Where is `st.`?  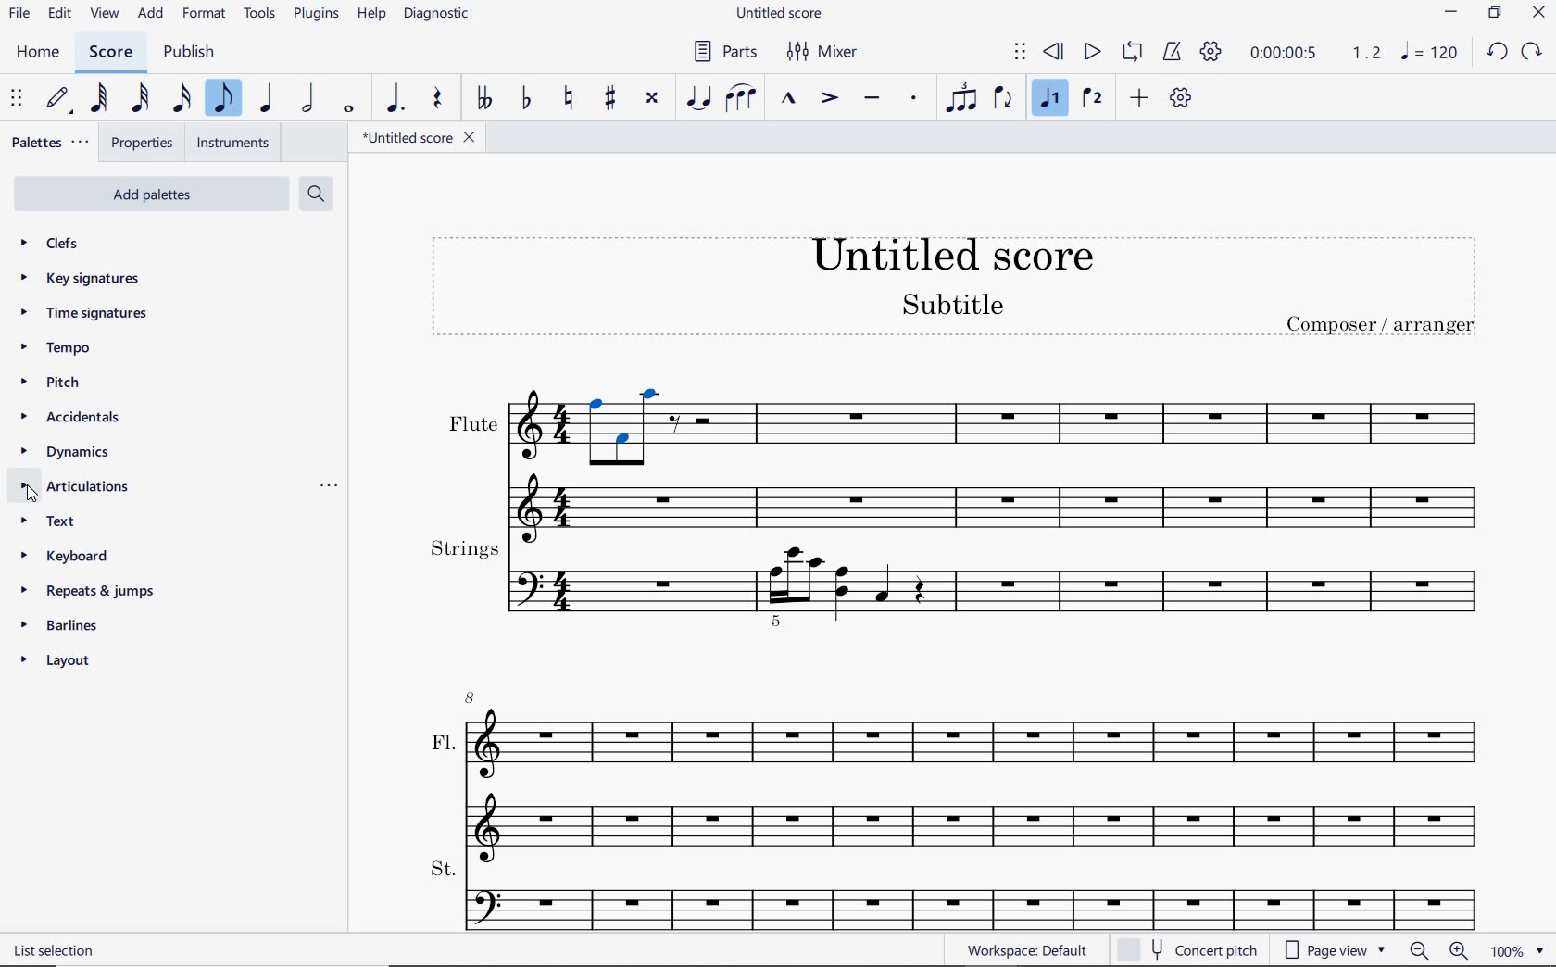 st. is located at coordinates (974, 892).